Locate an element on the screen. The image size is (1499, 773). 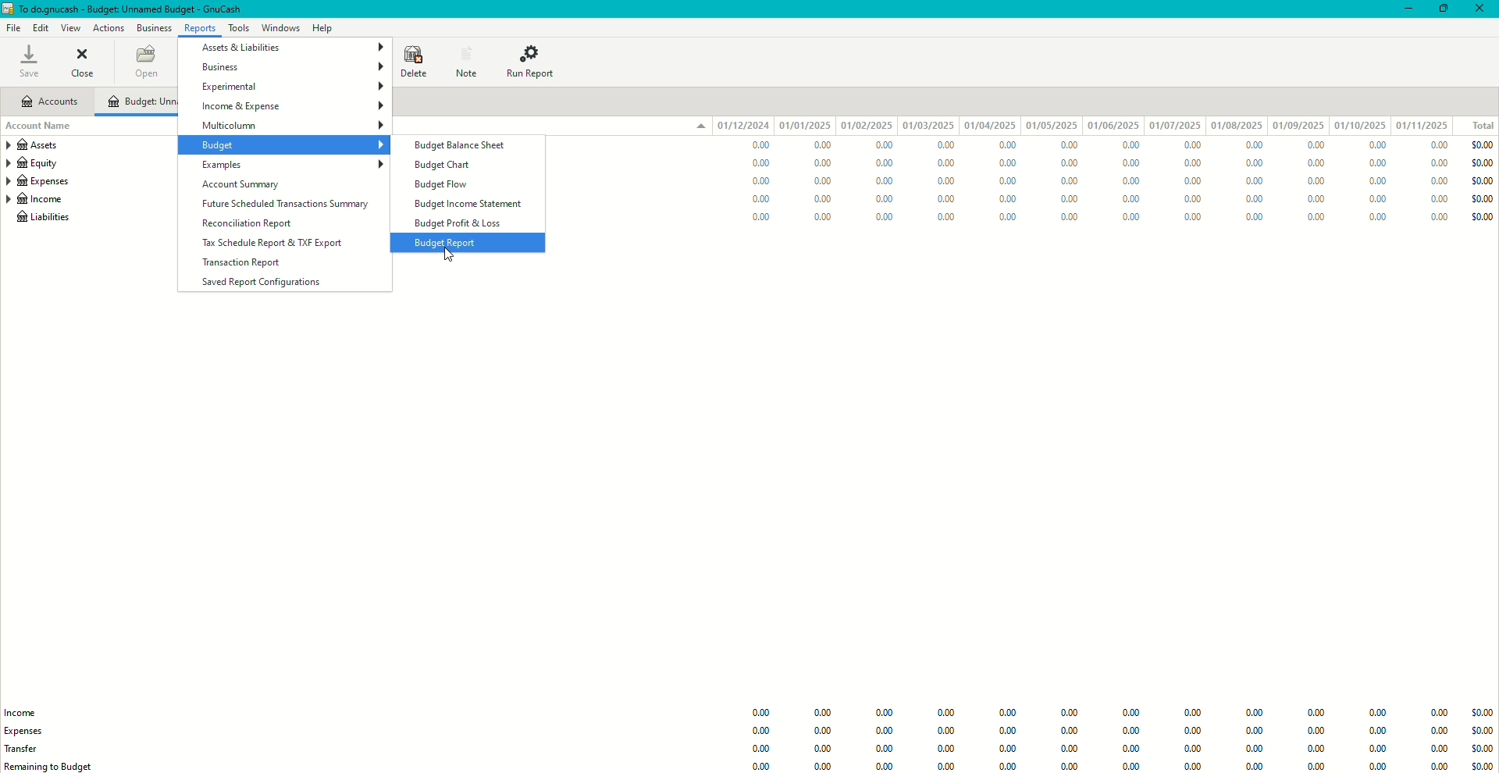
0.00 is located at coordinates (888, 162).